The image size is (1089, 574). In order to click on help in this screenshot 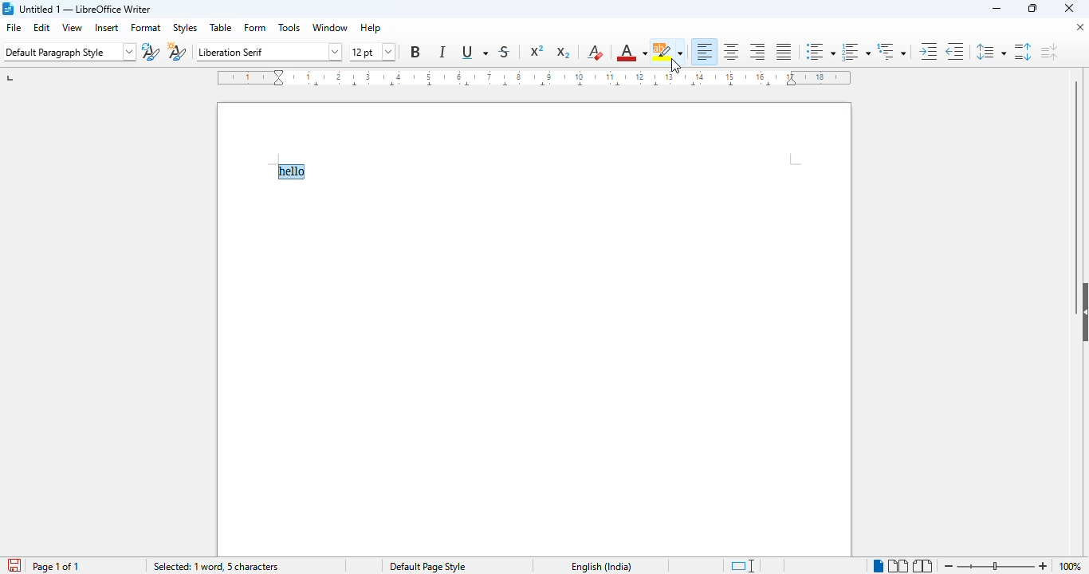, I will do `click(371, 28)`.